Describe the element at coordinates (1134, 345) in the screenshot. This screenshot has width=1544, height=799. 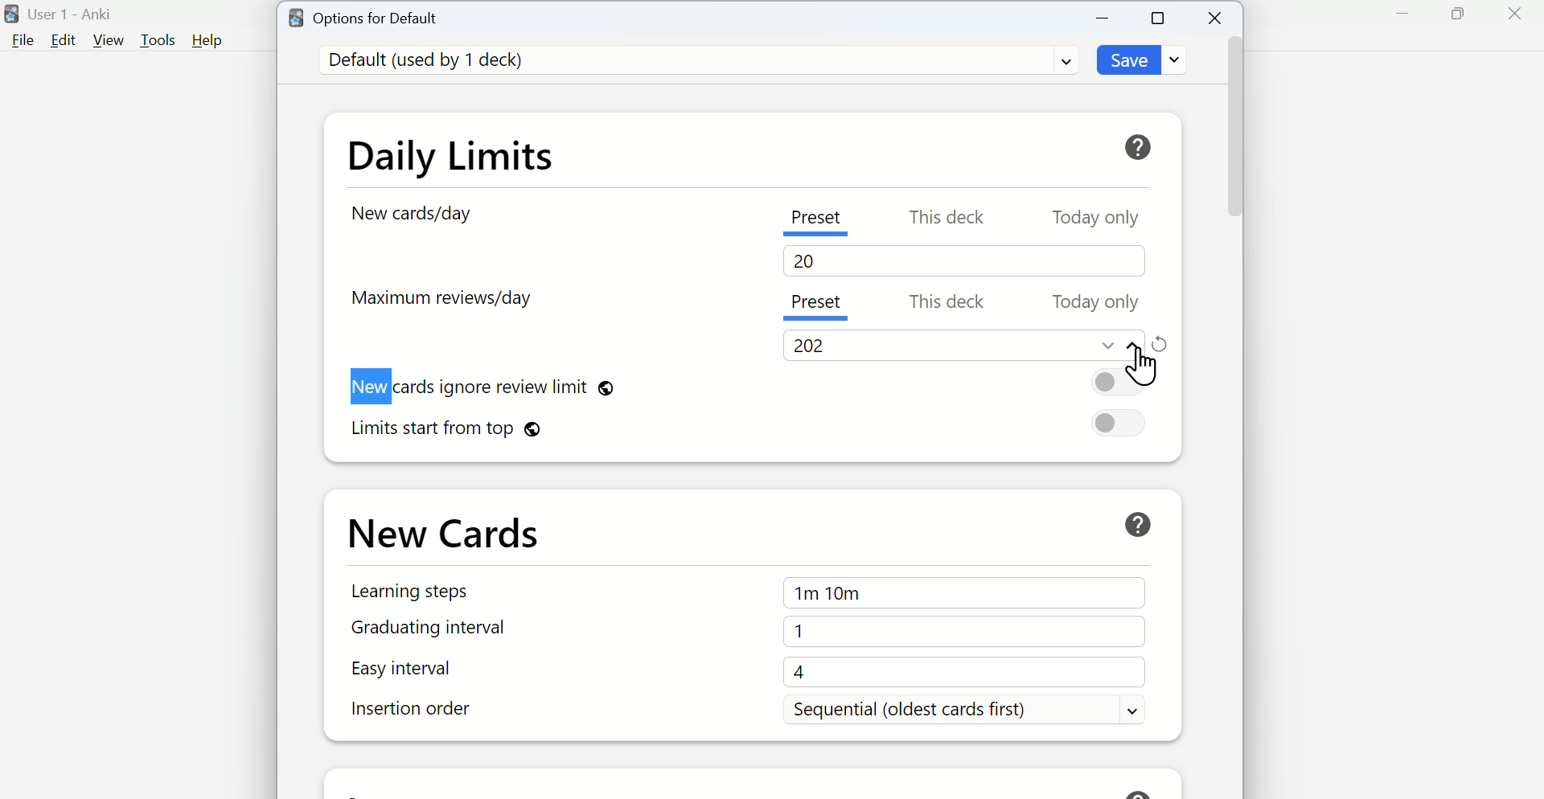
I see `Move up` at that location.